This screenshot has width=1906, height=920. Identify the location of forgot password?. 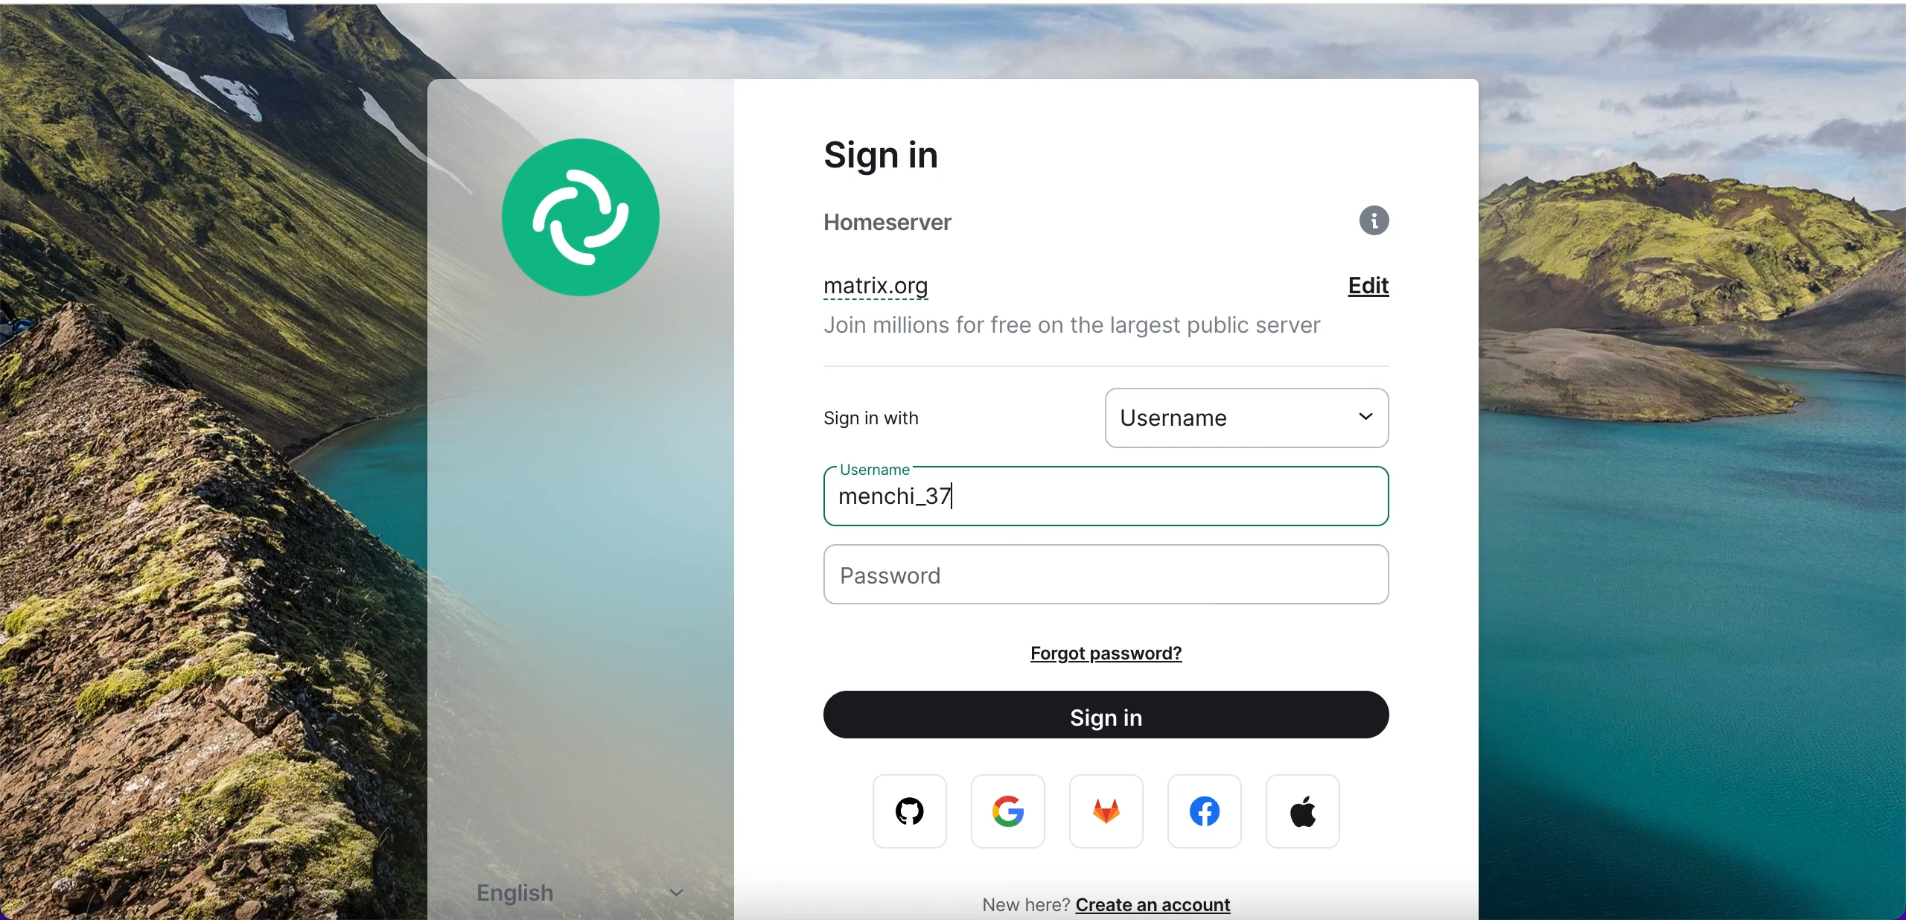
(1147, 654).